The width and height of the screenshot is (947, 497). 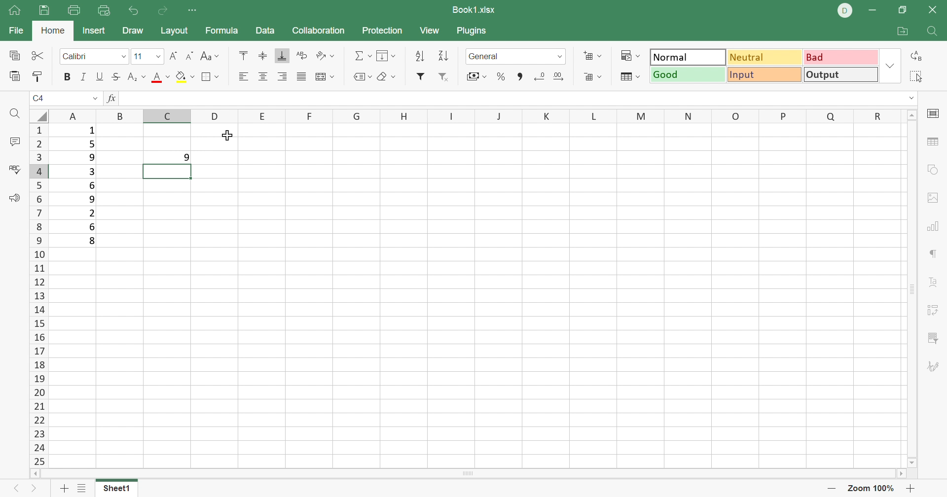 I want to click on Protection, so click(x=381, y=30).